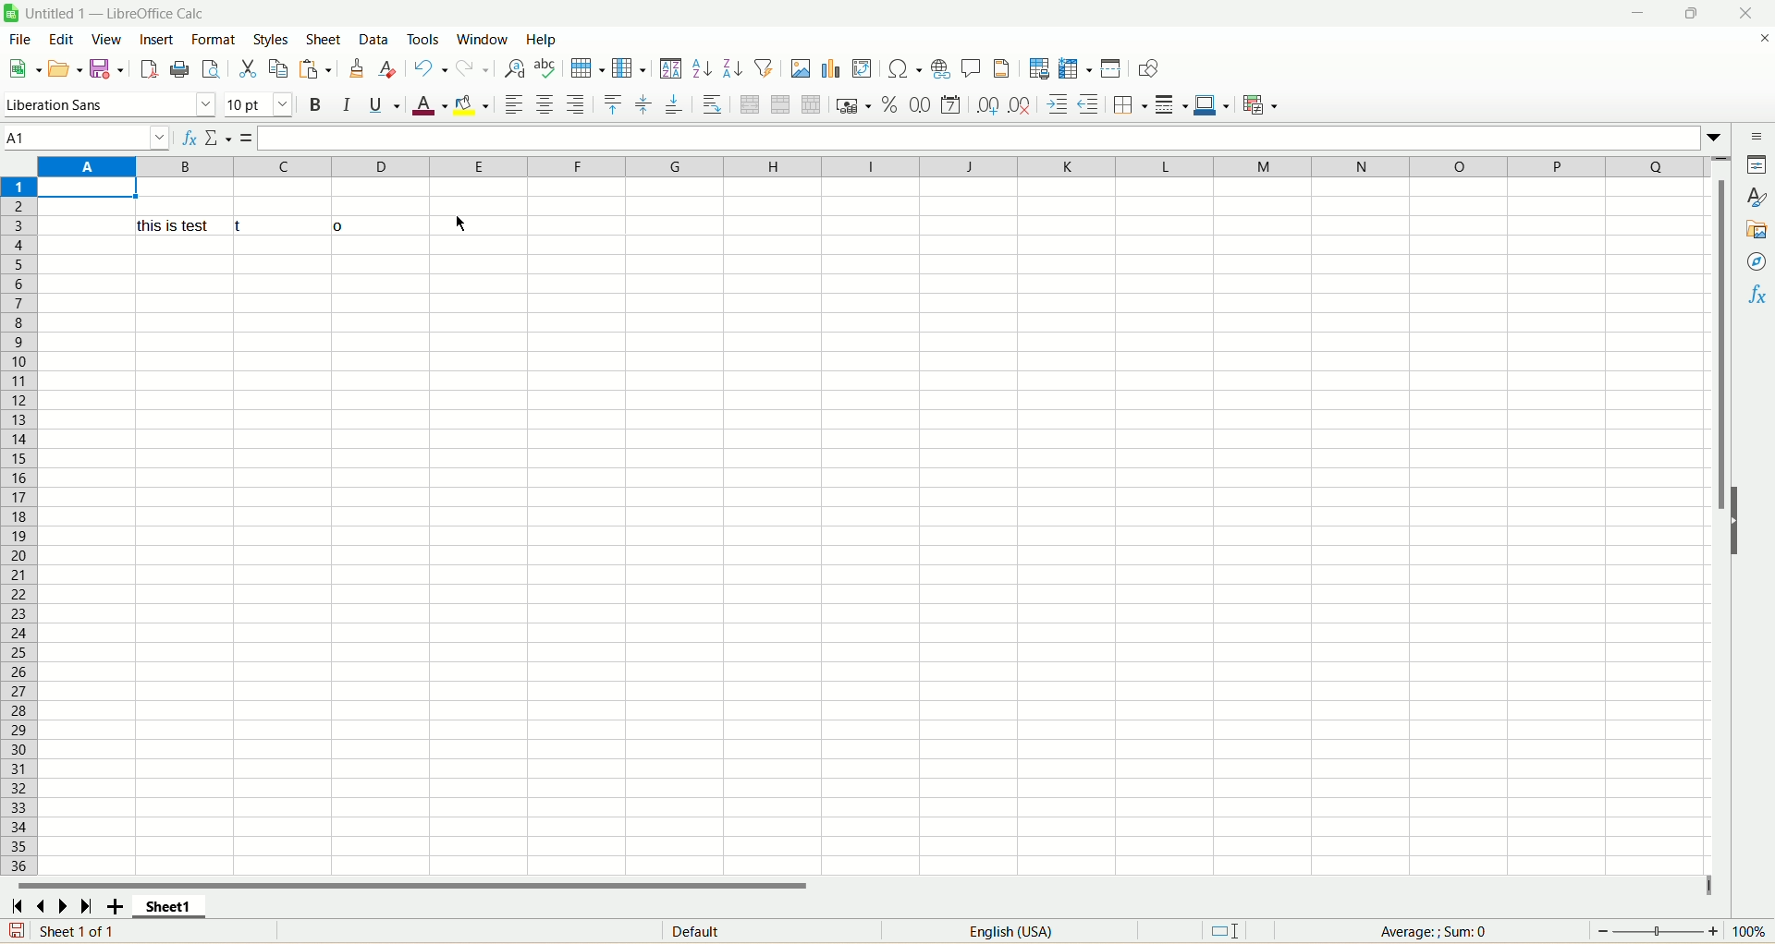 The width and height of the screenshot is (1775, 944). I want to click on tools, so click(423, 38).